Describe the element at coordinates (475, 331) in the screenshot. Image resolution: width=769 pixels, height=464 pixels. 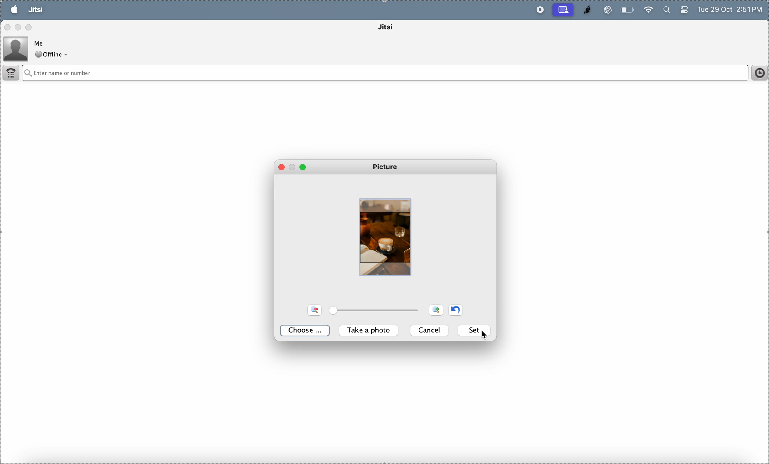
I see `set` at that location.